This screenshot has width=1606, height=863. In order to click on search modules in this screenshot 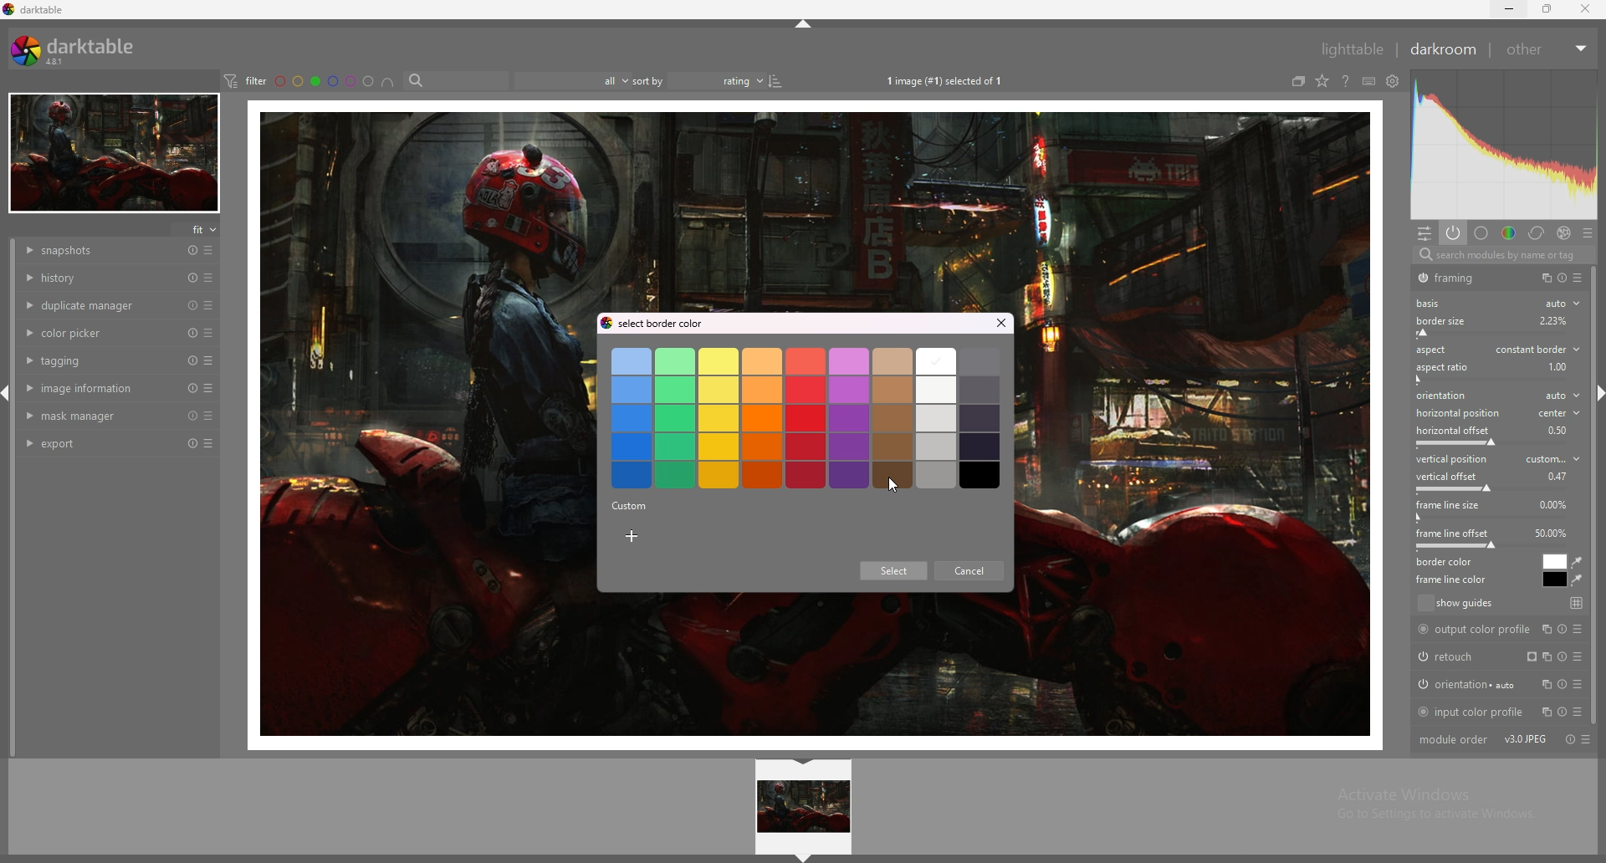, I will do `click(1505, 257)`.